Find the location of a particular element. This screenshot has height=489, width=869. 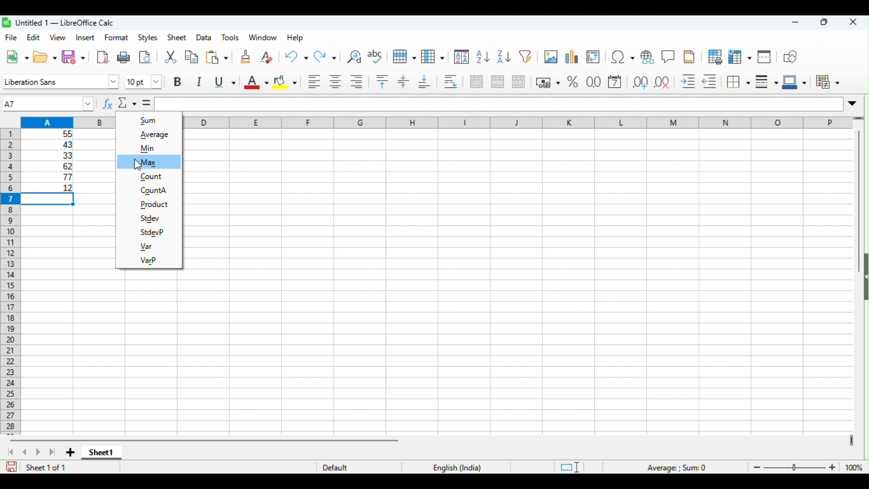

data is located at coordinates (204, 37).